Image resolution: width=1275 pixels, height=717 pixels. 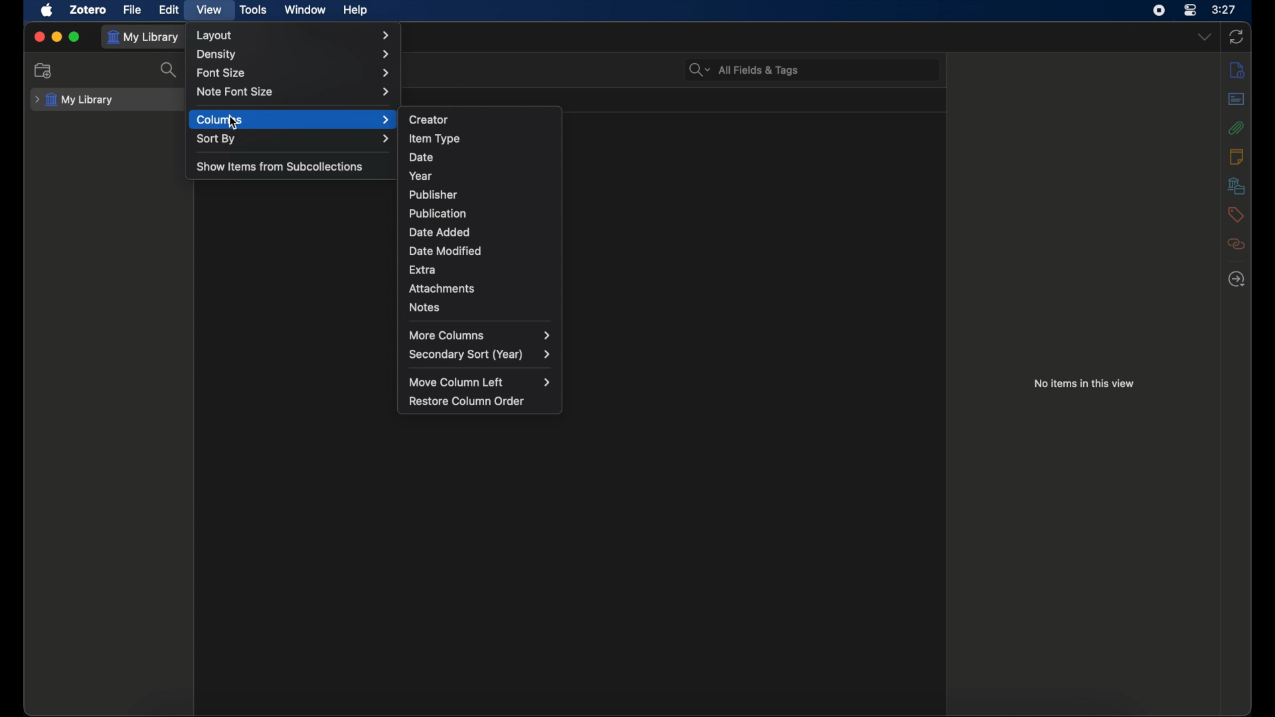 What do you see at coordinates (76, 37) in the screenshot?
I see `maximize` at bounding box center [76, 37].